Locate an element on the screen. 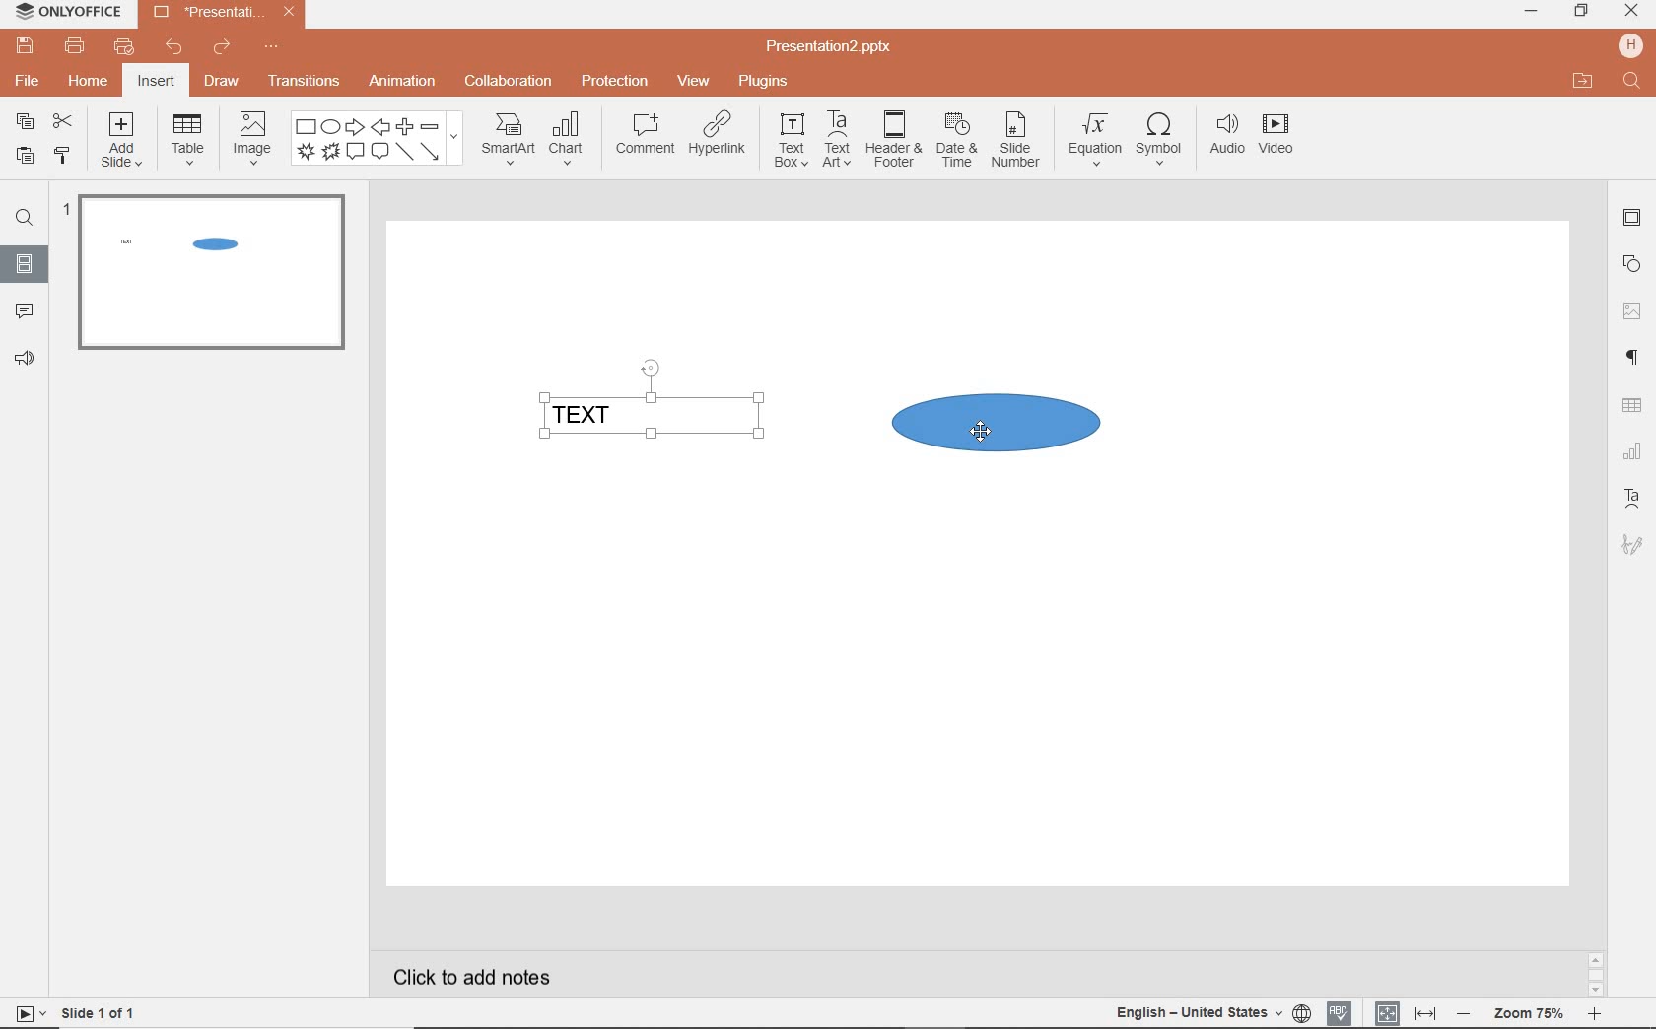 Image resolution: width=1656 pixels, height=1029 pixels. image is located at coordinates (249, 137).